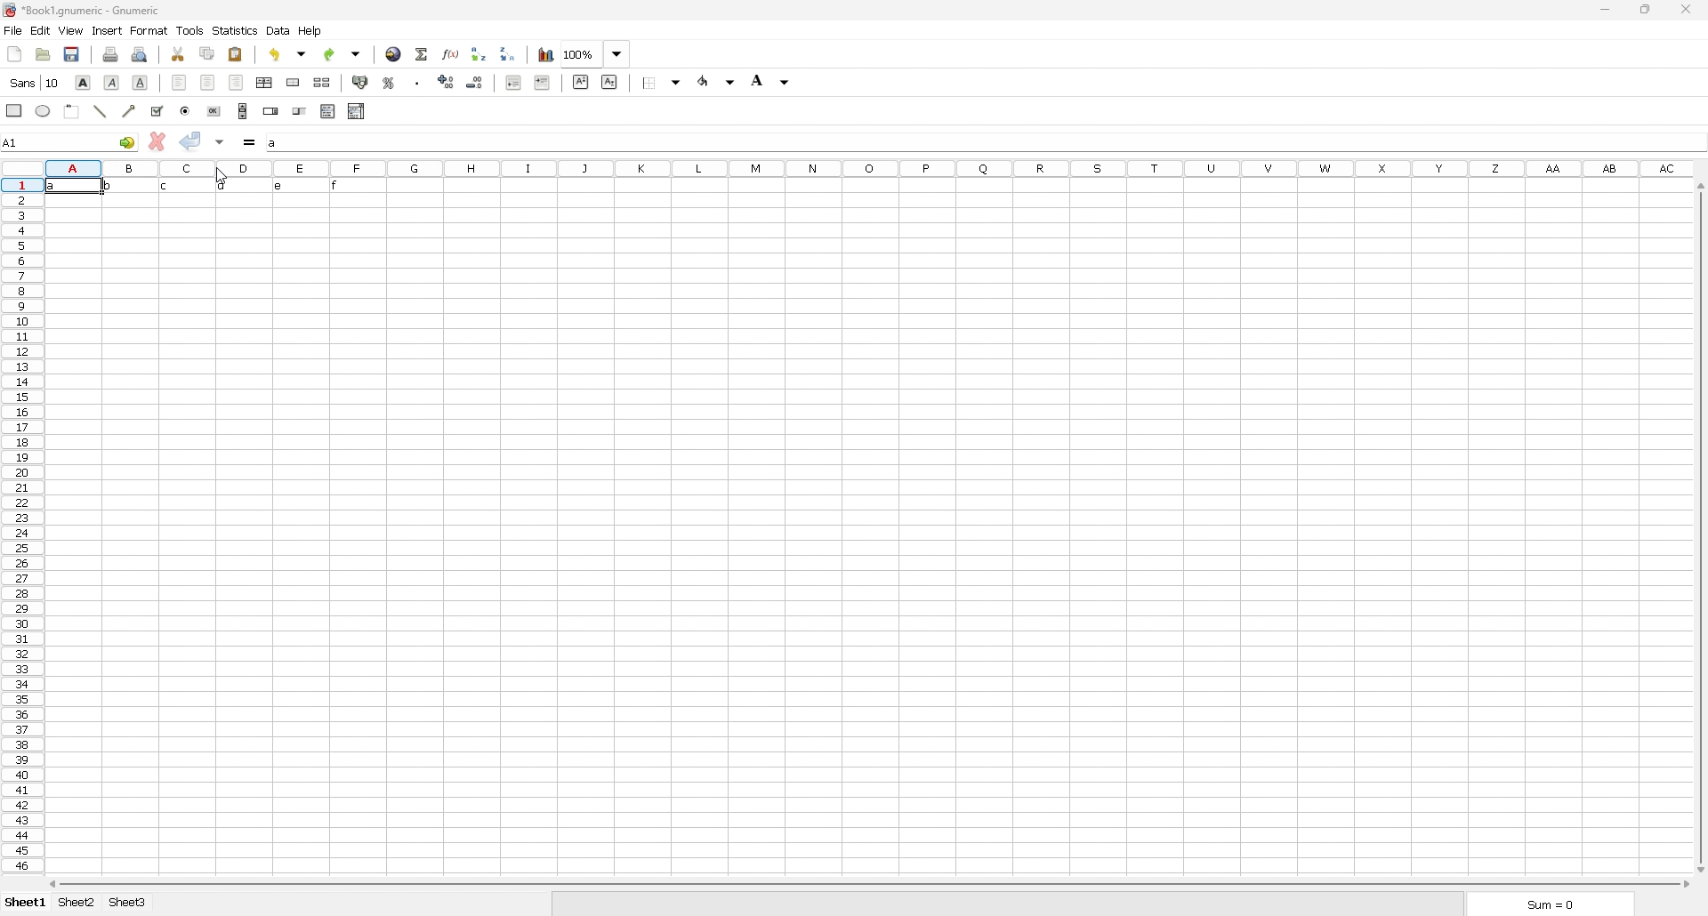  Describe the element at coordinates (20, 525) in the screenshot. I see `rows` at that location.